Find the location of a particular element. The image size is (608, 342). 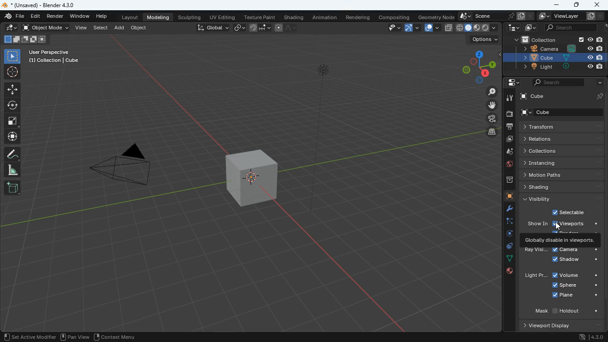

version is located at coordinates (592, 336).